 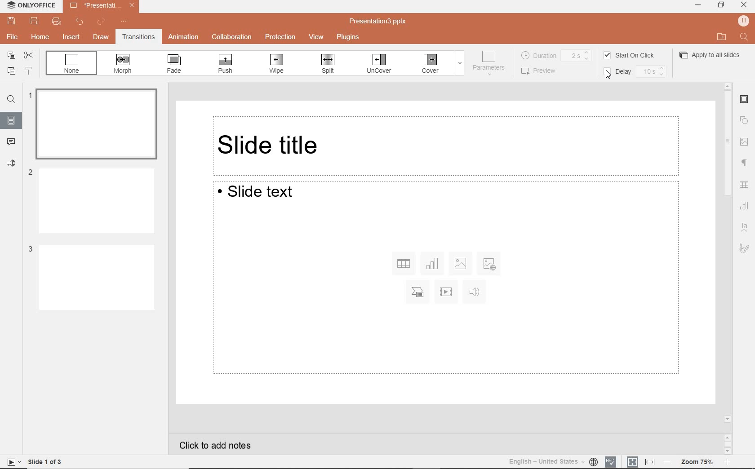 I want to click on slide 1, so click(x=94, y=122).